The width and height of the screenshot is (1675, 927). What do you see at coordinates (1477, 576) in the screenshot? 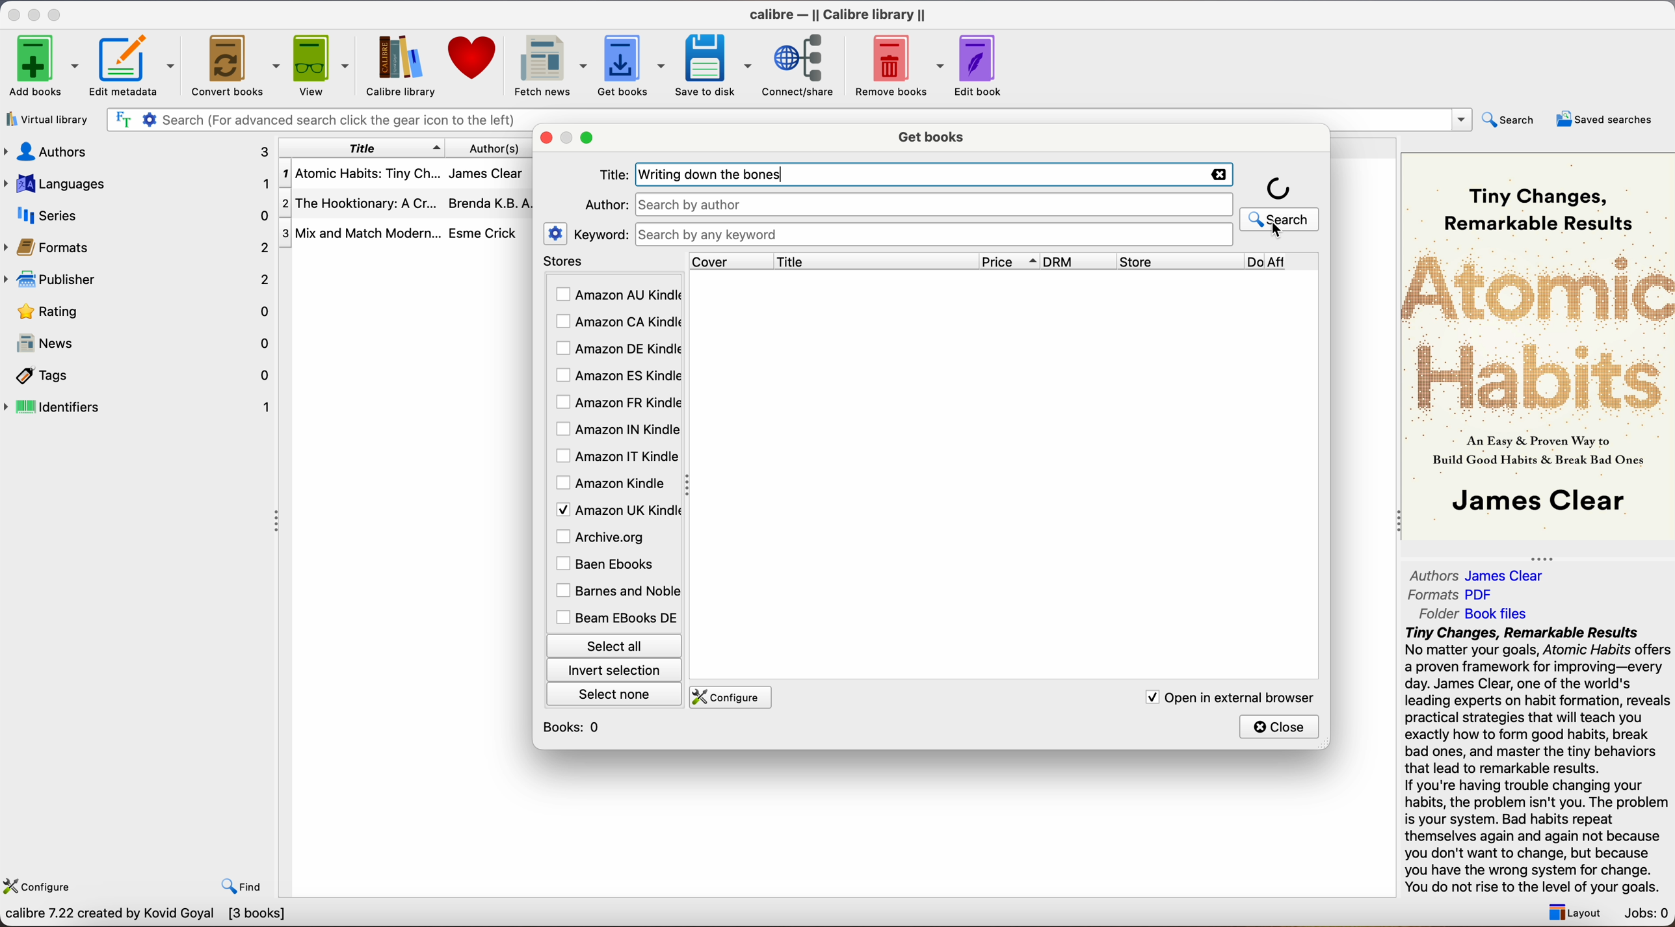
I see `Authors James Clear` at bounding box center [1477, 576].